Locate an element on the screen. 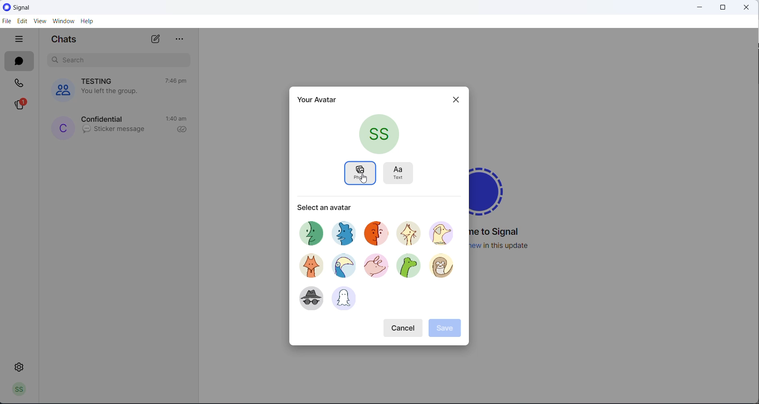 The image size is (759, 404). VIEW is located at coordinates (39, 22).